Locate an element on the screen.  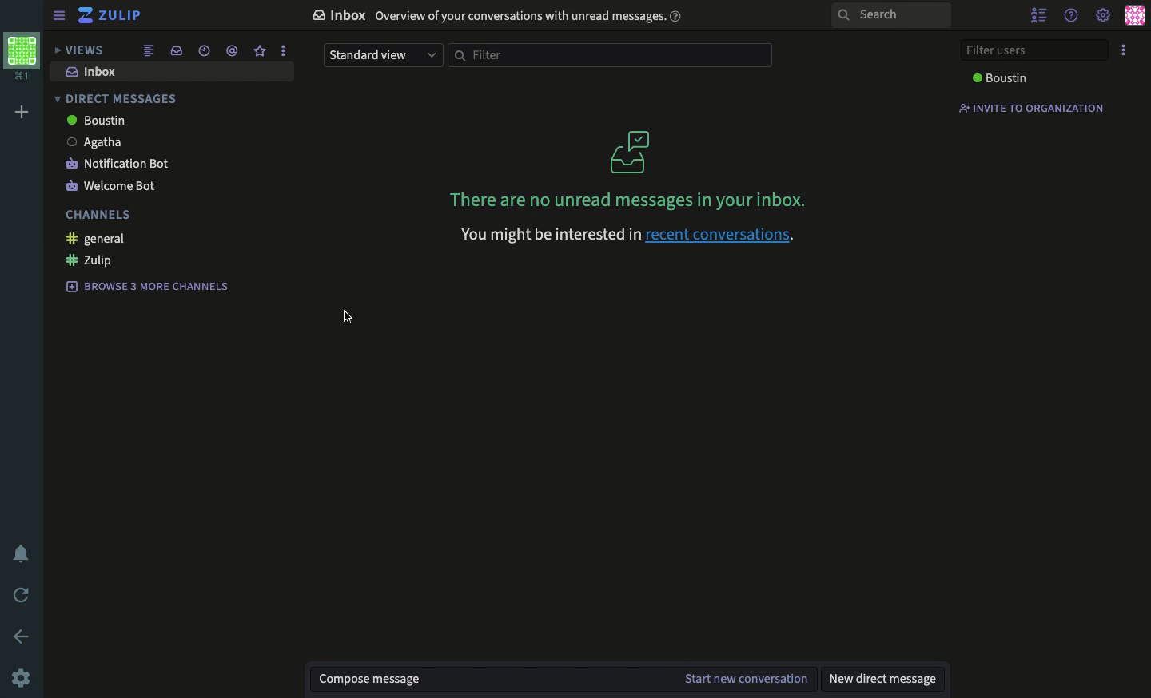
recent conversations. is located at coordinates (723, 237).